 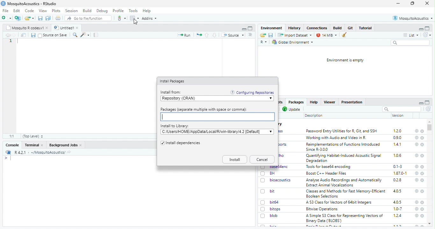 What do you see at coordinates (338, 28) in the screenshot?
I see `` at bounding box center [338, 28].